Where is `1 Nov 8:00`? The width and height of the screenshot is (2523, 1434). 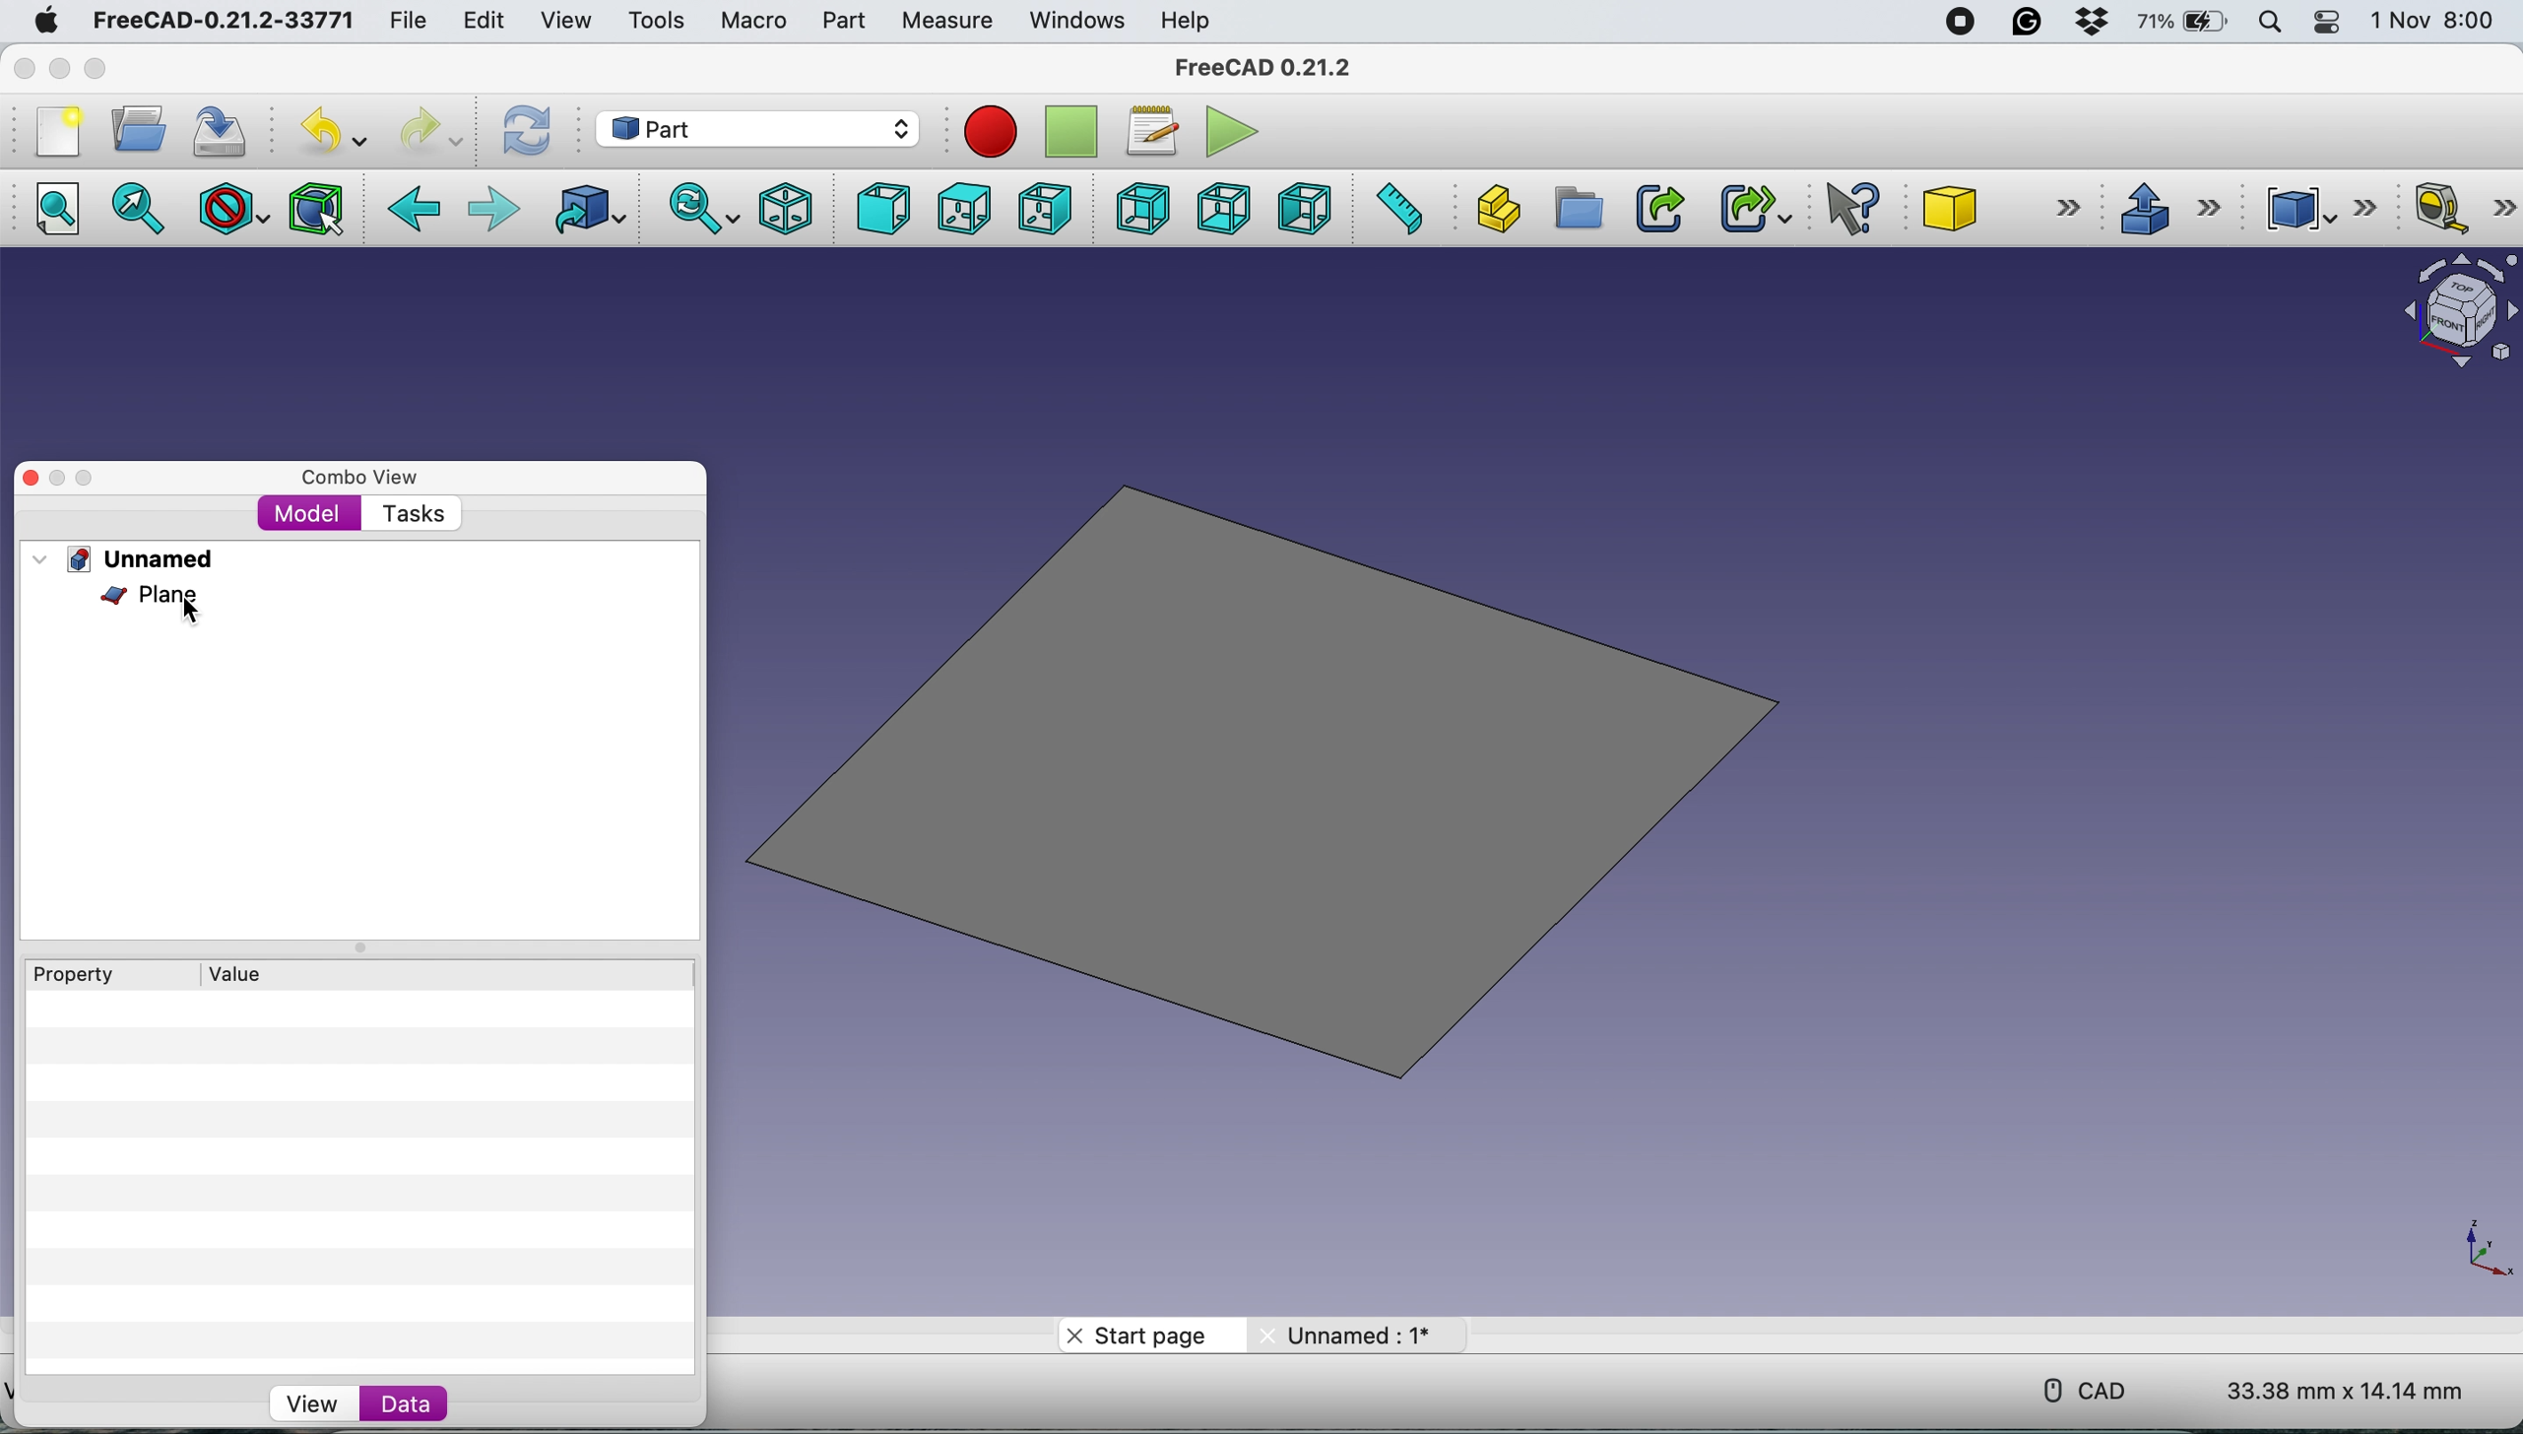 1 Nov 8:00 is located at coordinates (2433, 24).